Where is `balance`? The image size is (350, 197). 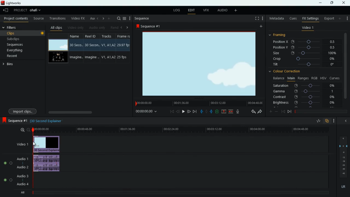
balance is located at coordinates (277, 79).